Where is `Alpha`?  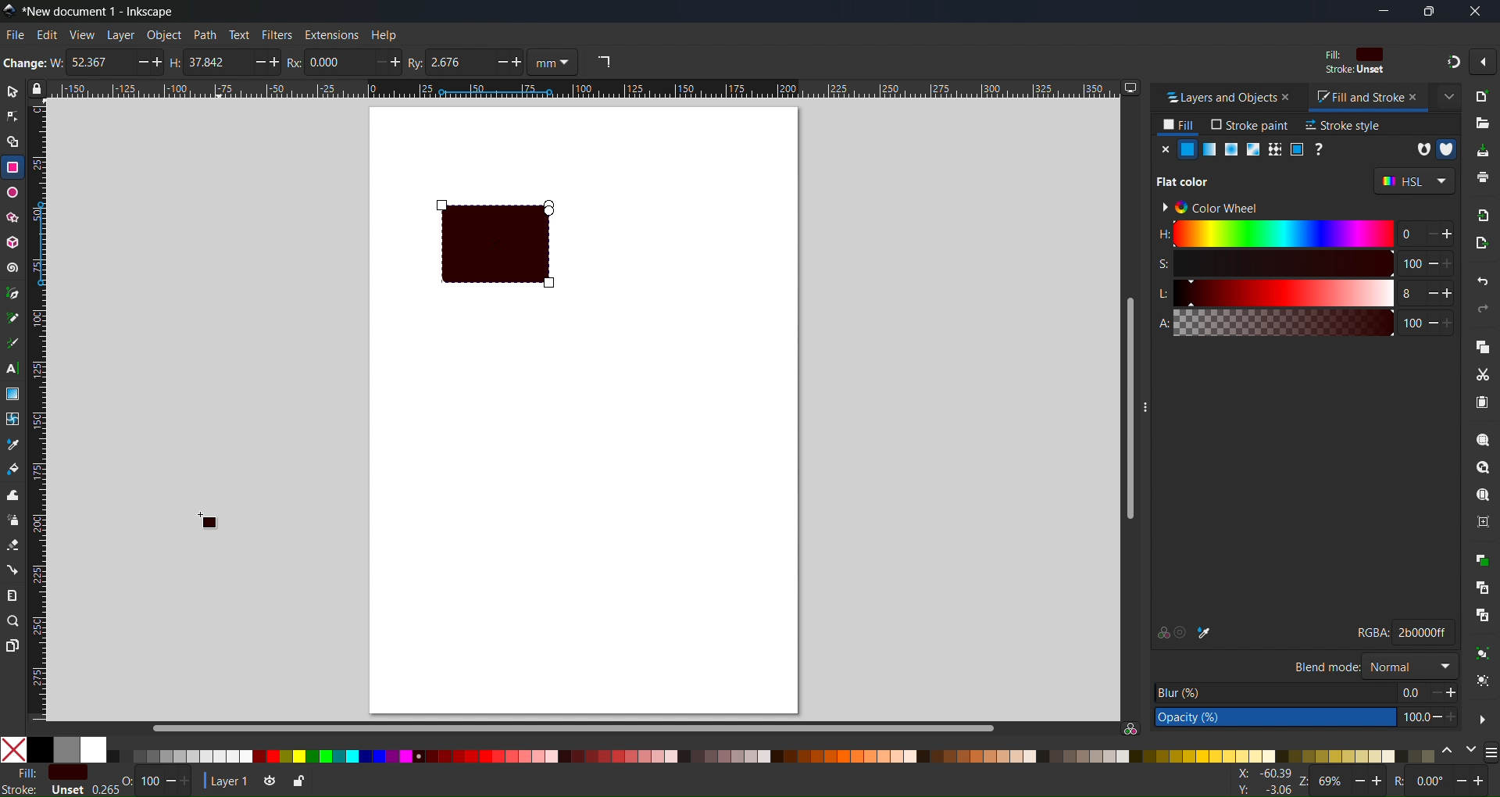
Alpha is located at coordinates (1272, 323).